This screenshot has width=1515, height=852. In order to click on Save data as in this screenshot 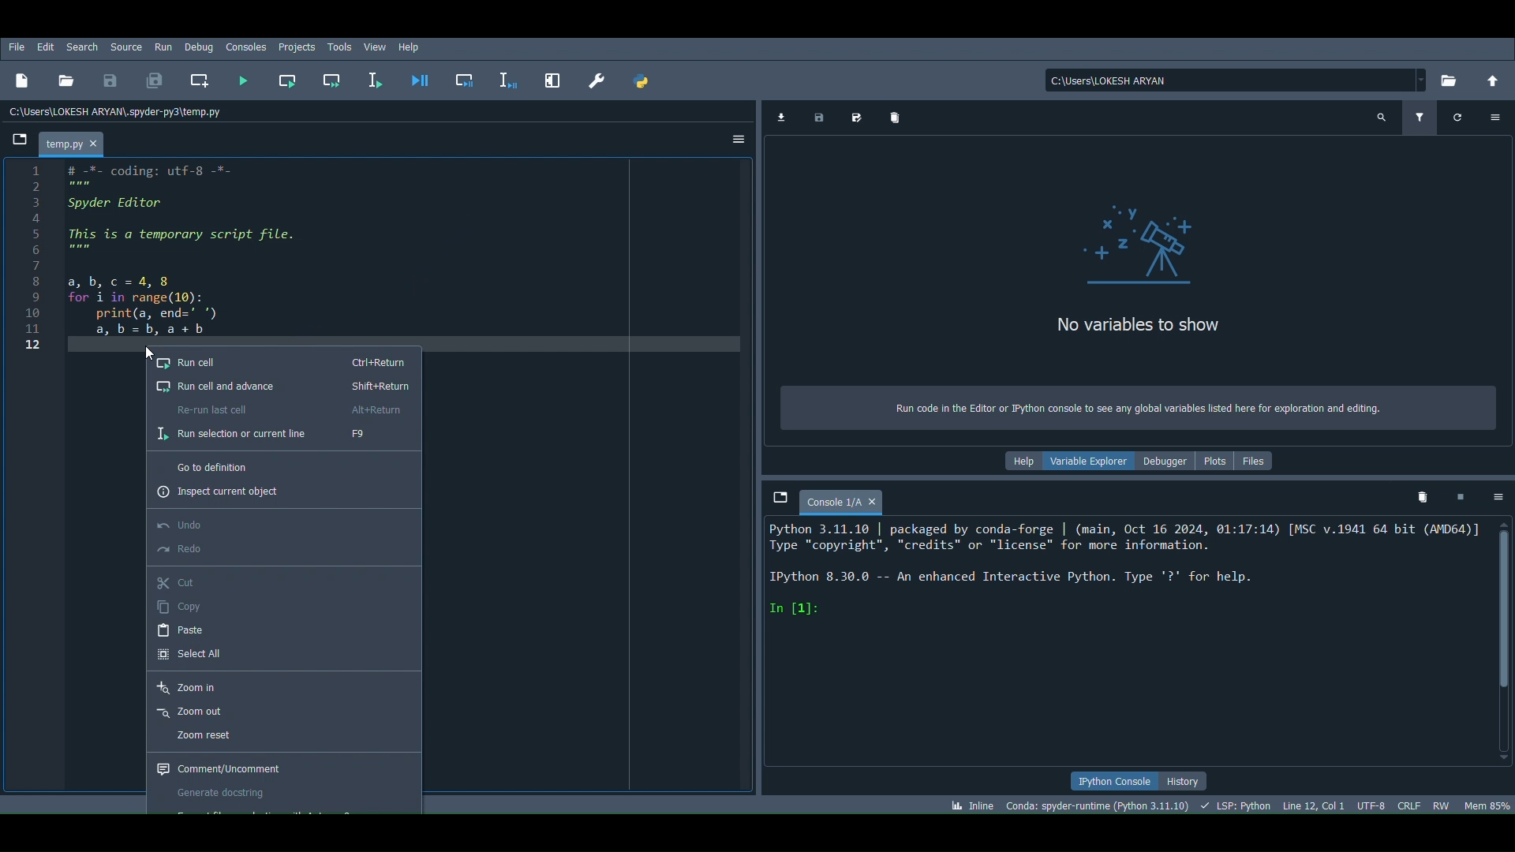, I will do `click(856, 118)`.